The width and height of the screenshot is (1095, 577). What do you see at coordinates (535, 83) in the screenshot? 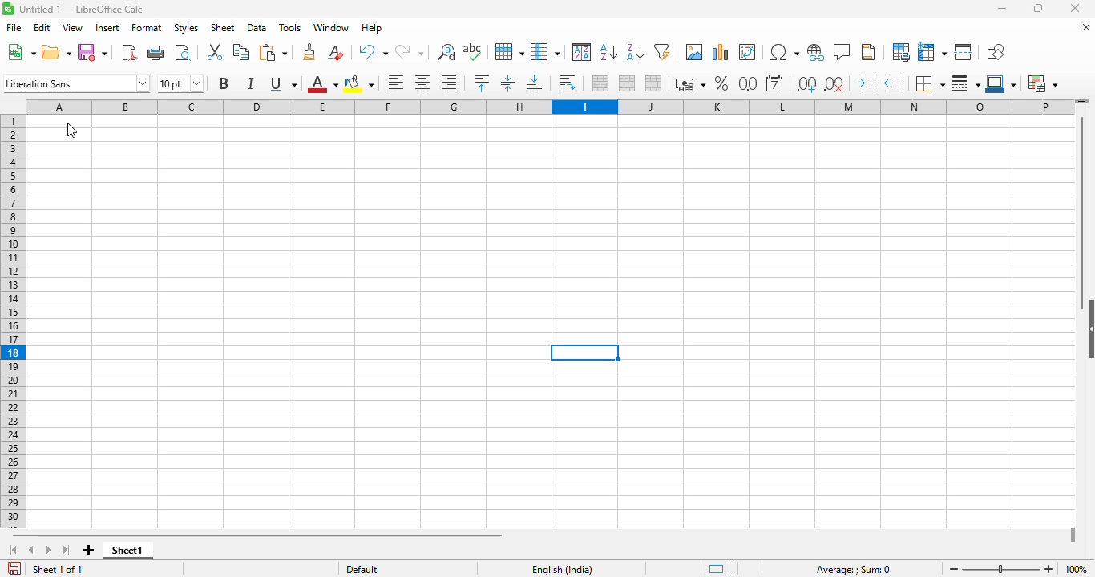
I see `align bottom` at bounding box center [535, 83].